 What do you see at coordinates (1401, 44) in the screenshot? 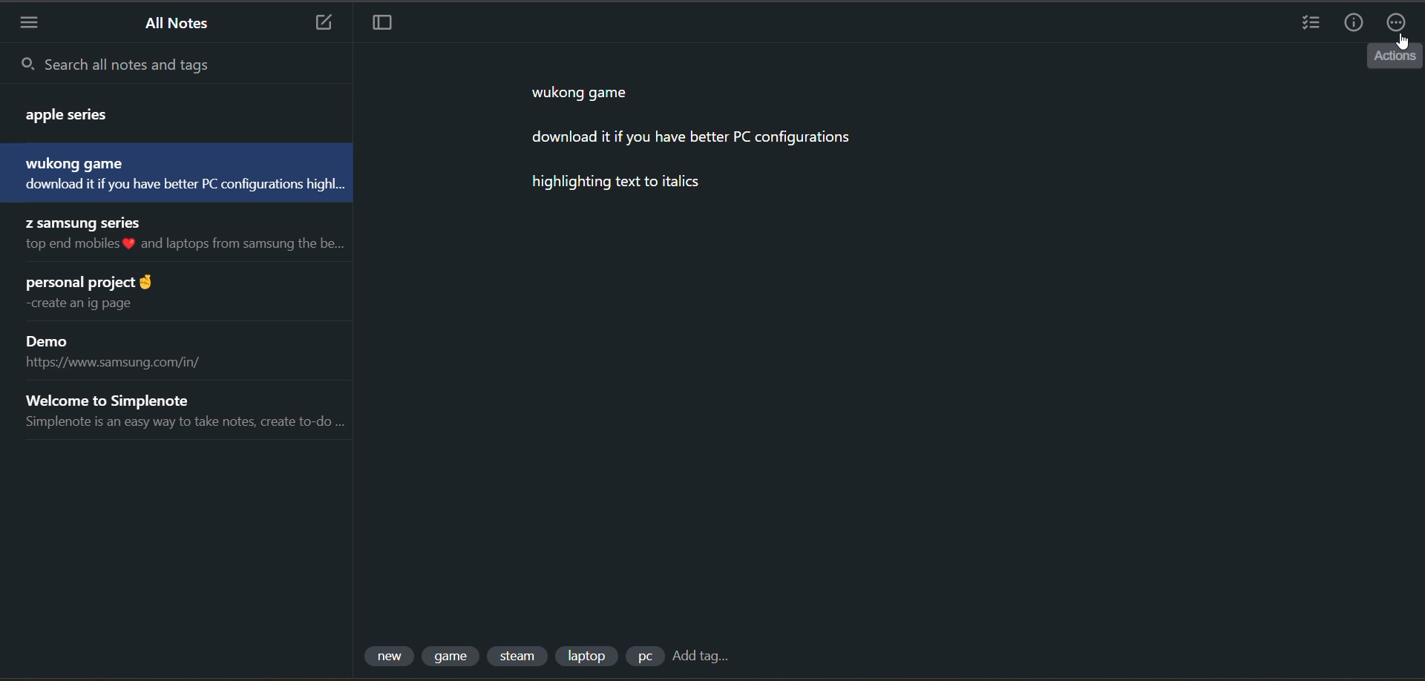
I see `cursor` at bounding box center [1401, 44].